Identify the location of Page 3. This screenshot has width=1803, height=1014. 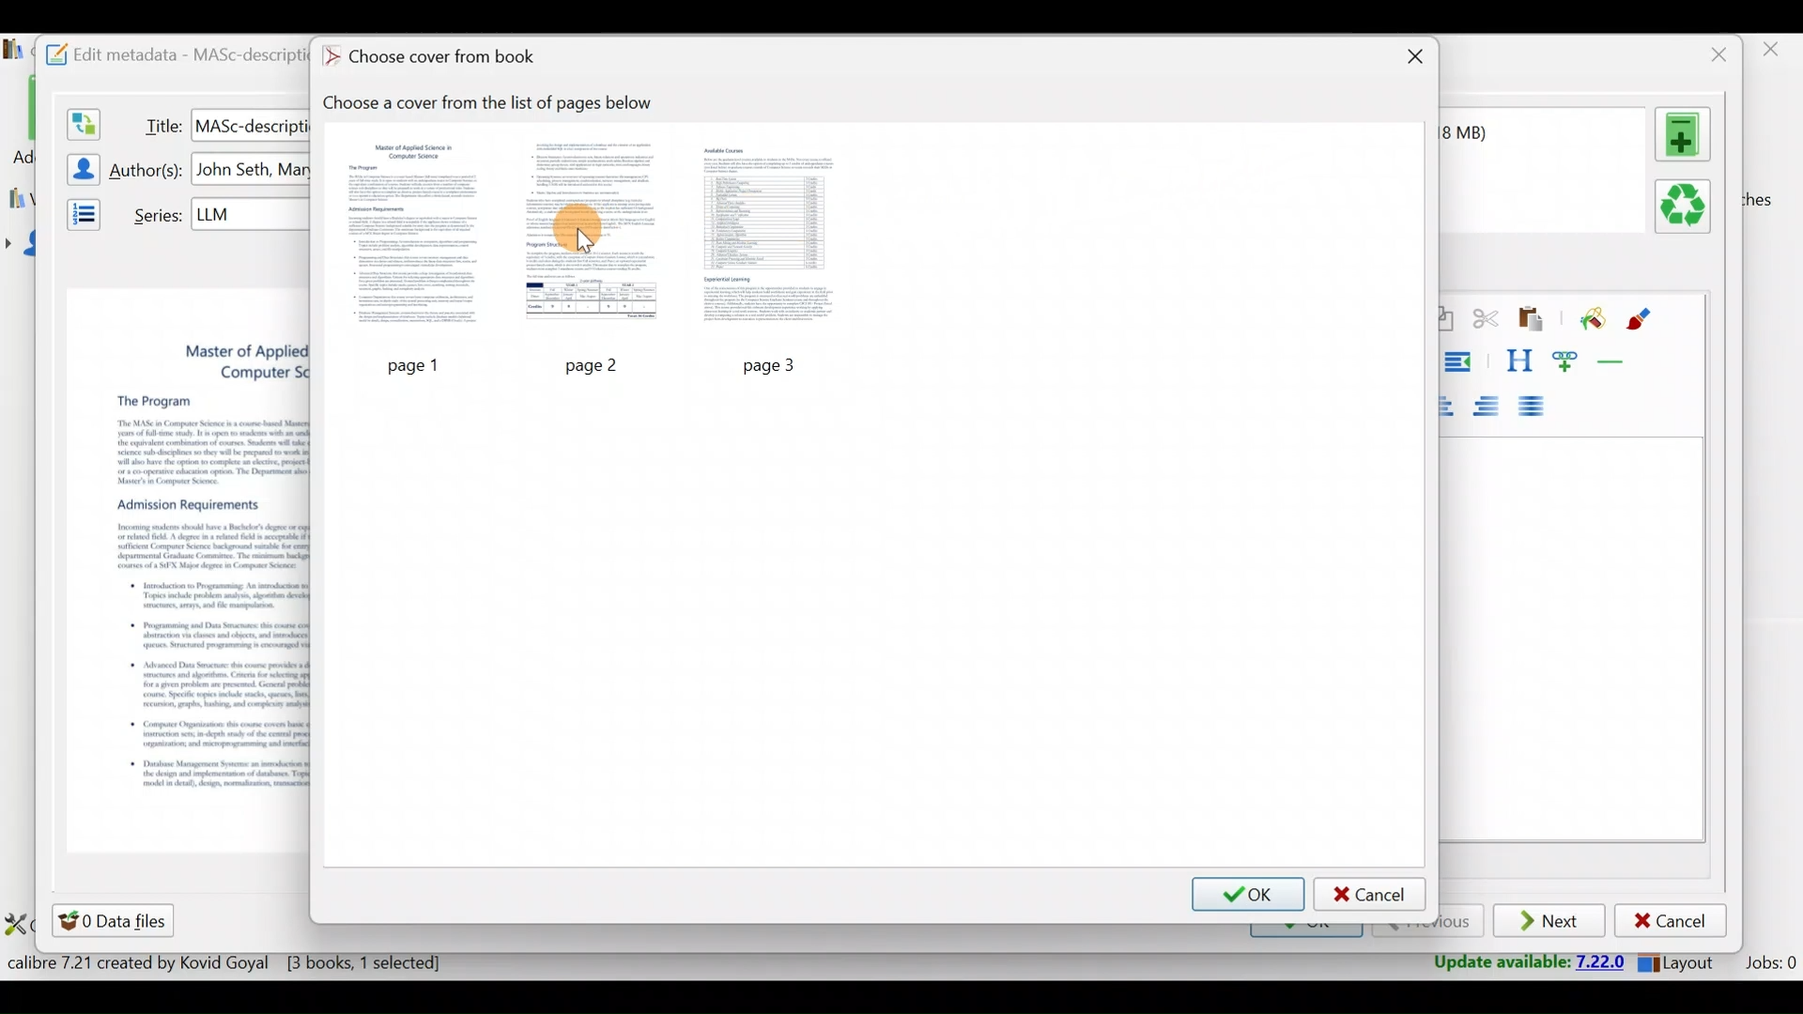
(773, 236).